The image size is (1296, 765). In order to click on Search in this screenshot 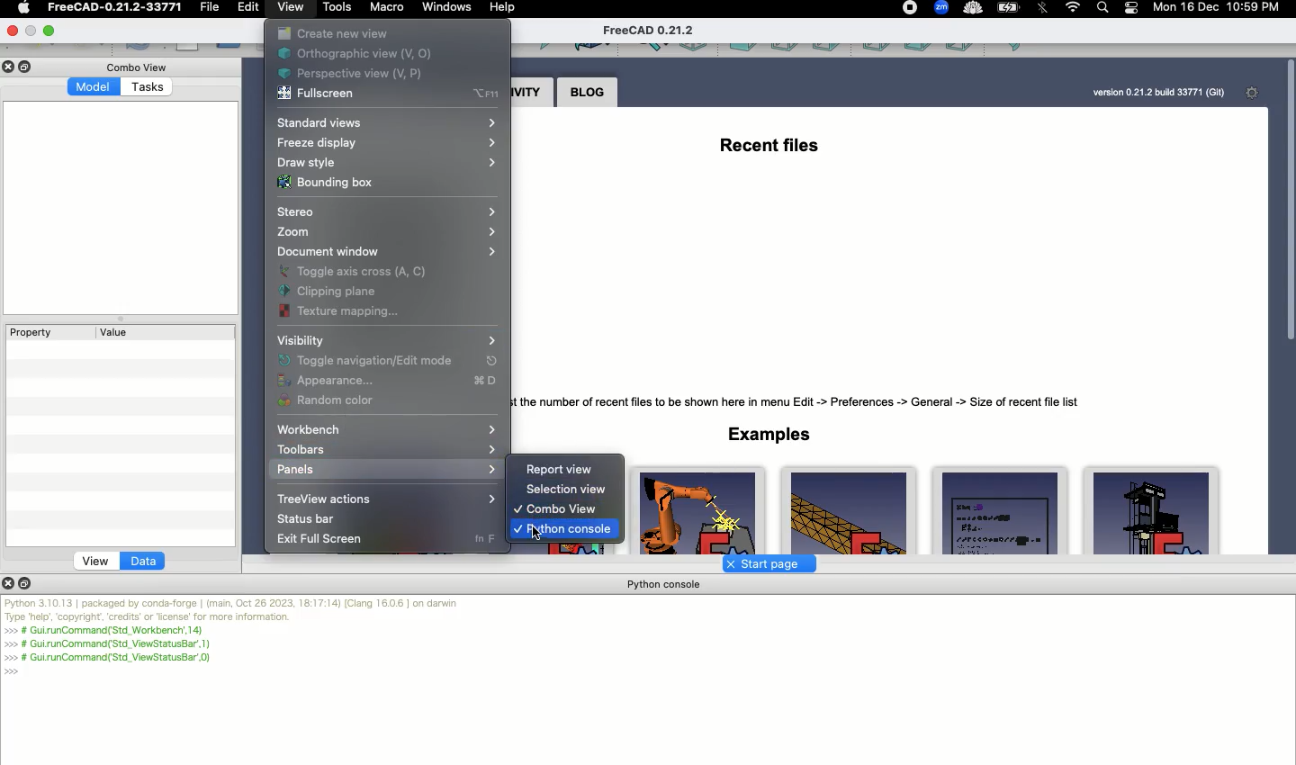, I will do `click(1102, 9)`.